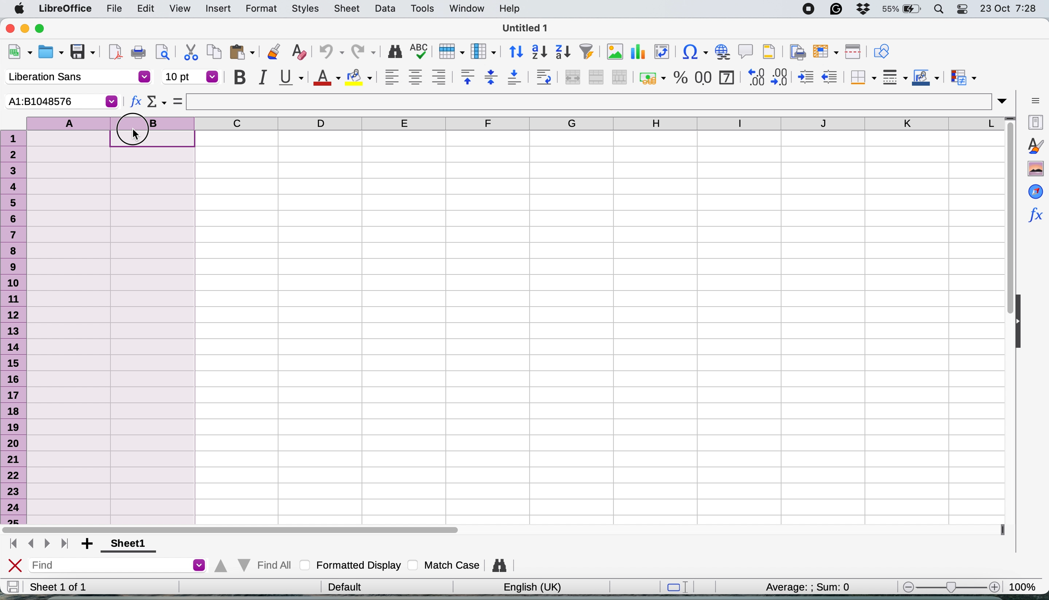 Image resolution: width=1049 pixels, height=600 pixels. Describe the element at coordinates (854, 52) in the screenshot. I see `split window` at that location.